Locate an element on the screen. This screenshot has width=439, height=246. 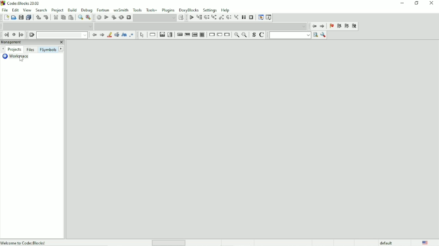
Next line is located at coordinates (207, 18).